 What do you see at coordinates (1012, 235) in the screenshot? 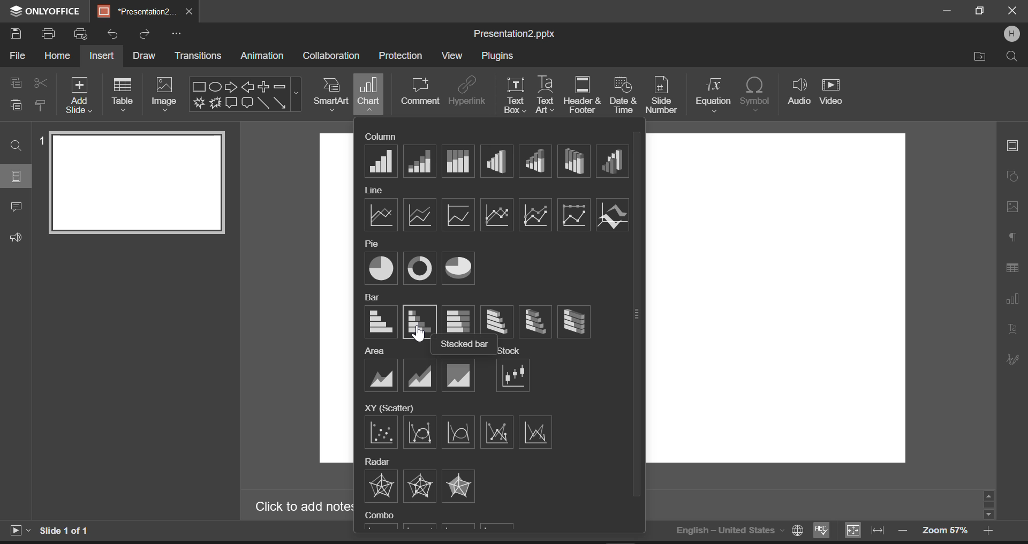
I see `Paragraph Settings` at bounding box center [1012, 235].